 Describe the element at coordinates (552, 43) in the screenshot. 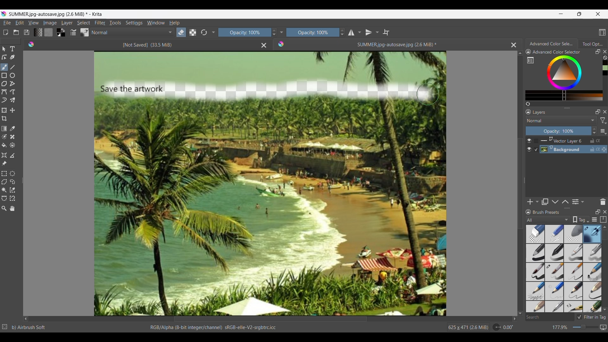

I see `Advanced color Selector` at that location.